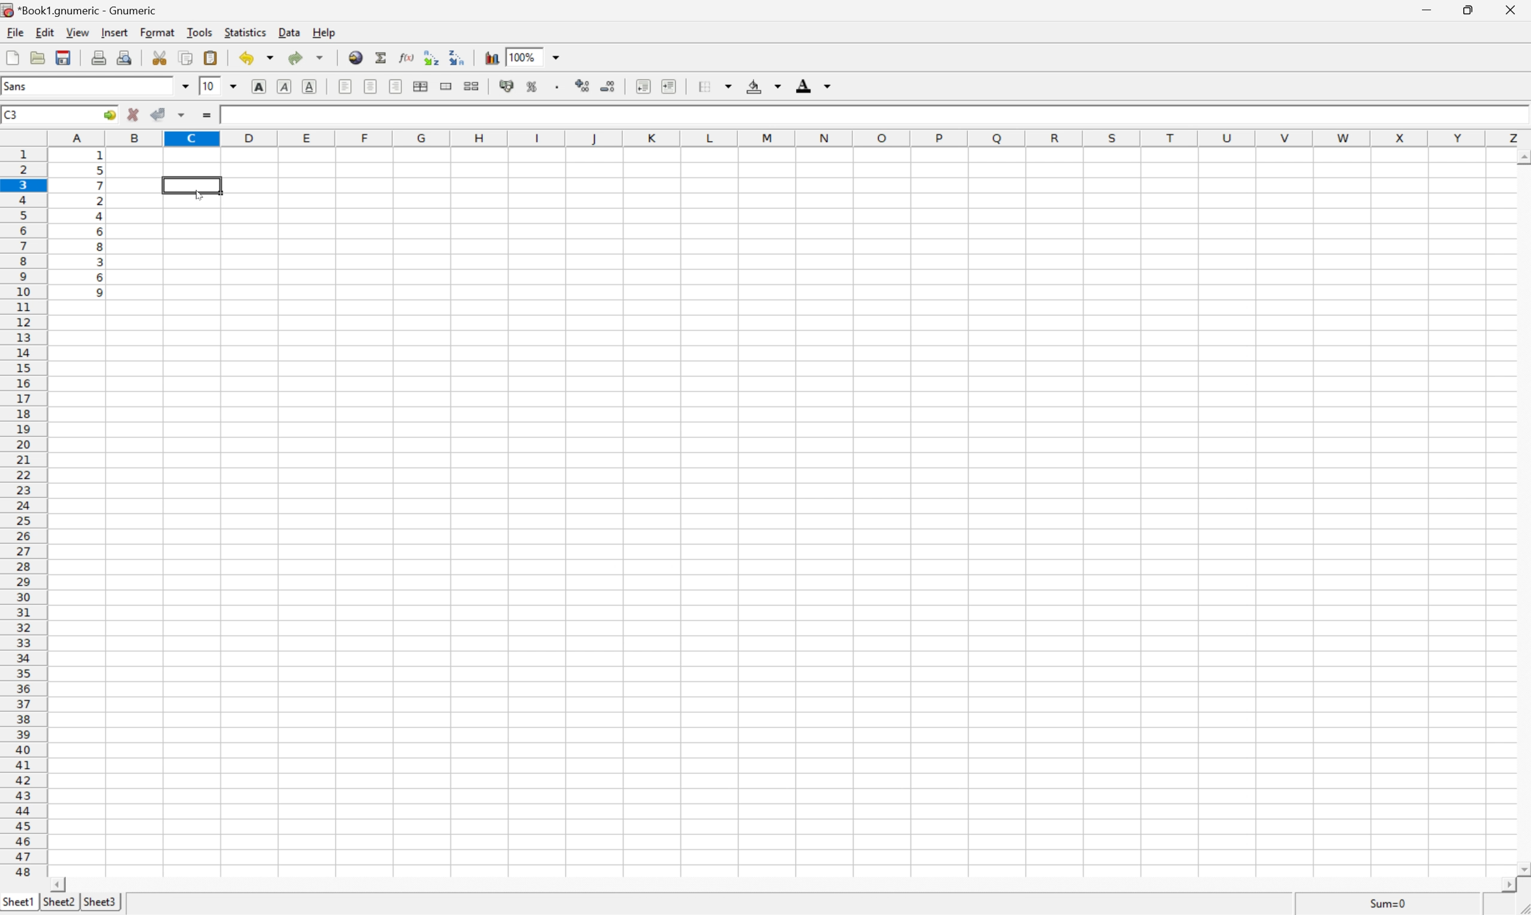 This screenshot has height=915, width=1531. I want to click on chart, so click(488, 57).